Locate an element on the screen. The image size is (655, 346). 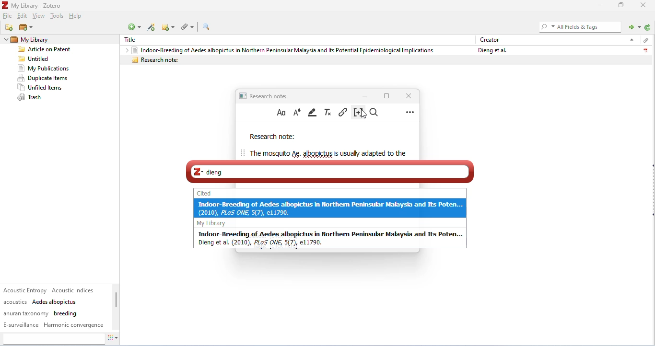
insert citation is located at coordinates (357, 113).